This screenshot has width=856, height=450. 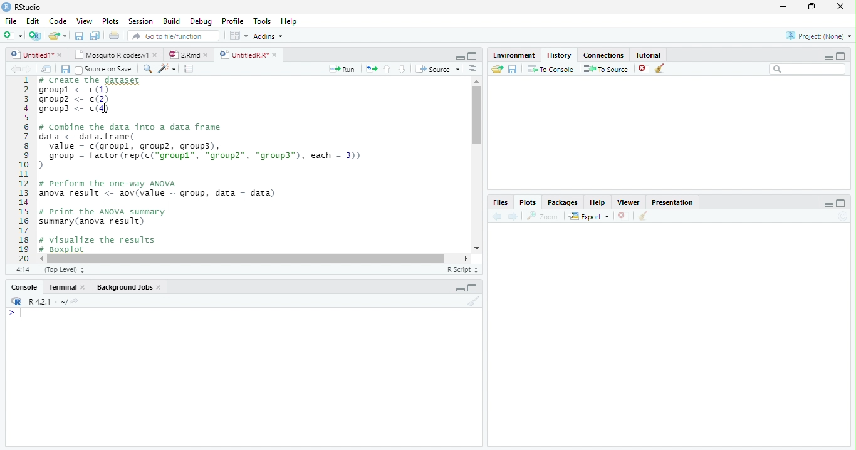 What do you see at coordinates (189, 70) in the screenshot?
I see `Pages` at bounding box center [189, 70].